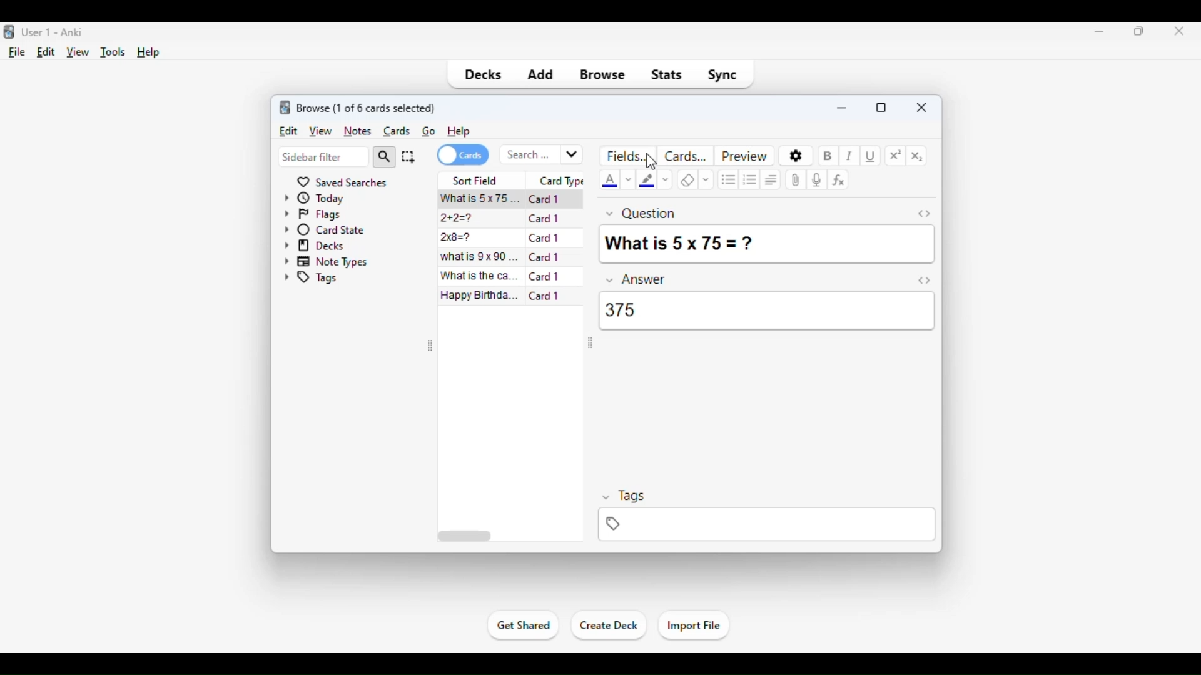  I want to click on minimize, so click(1100, 31).